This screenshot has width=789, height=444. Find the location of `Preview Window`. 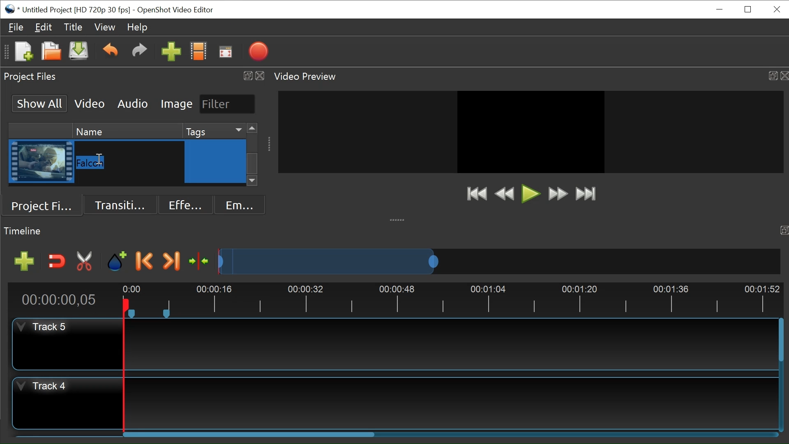

Preview Window is located at coordinates (531, 132).